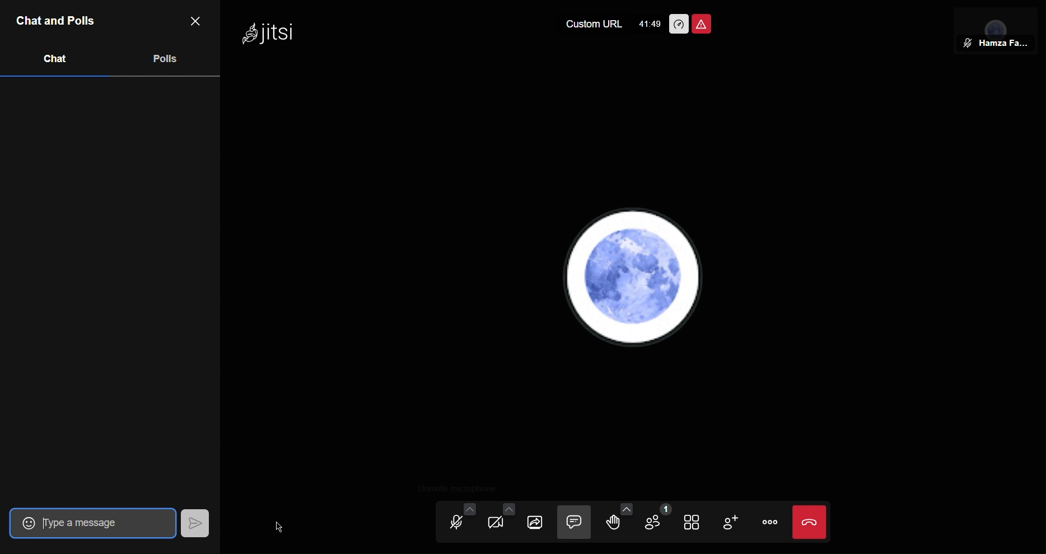  I want to click on Cursor, so click(269, 528).